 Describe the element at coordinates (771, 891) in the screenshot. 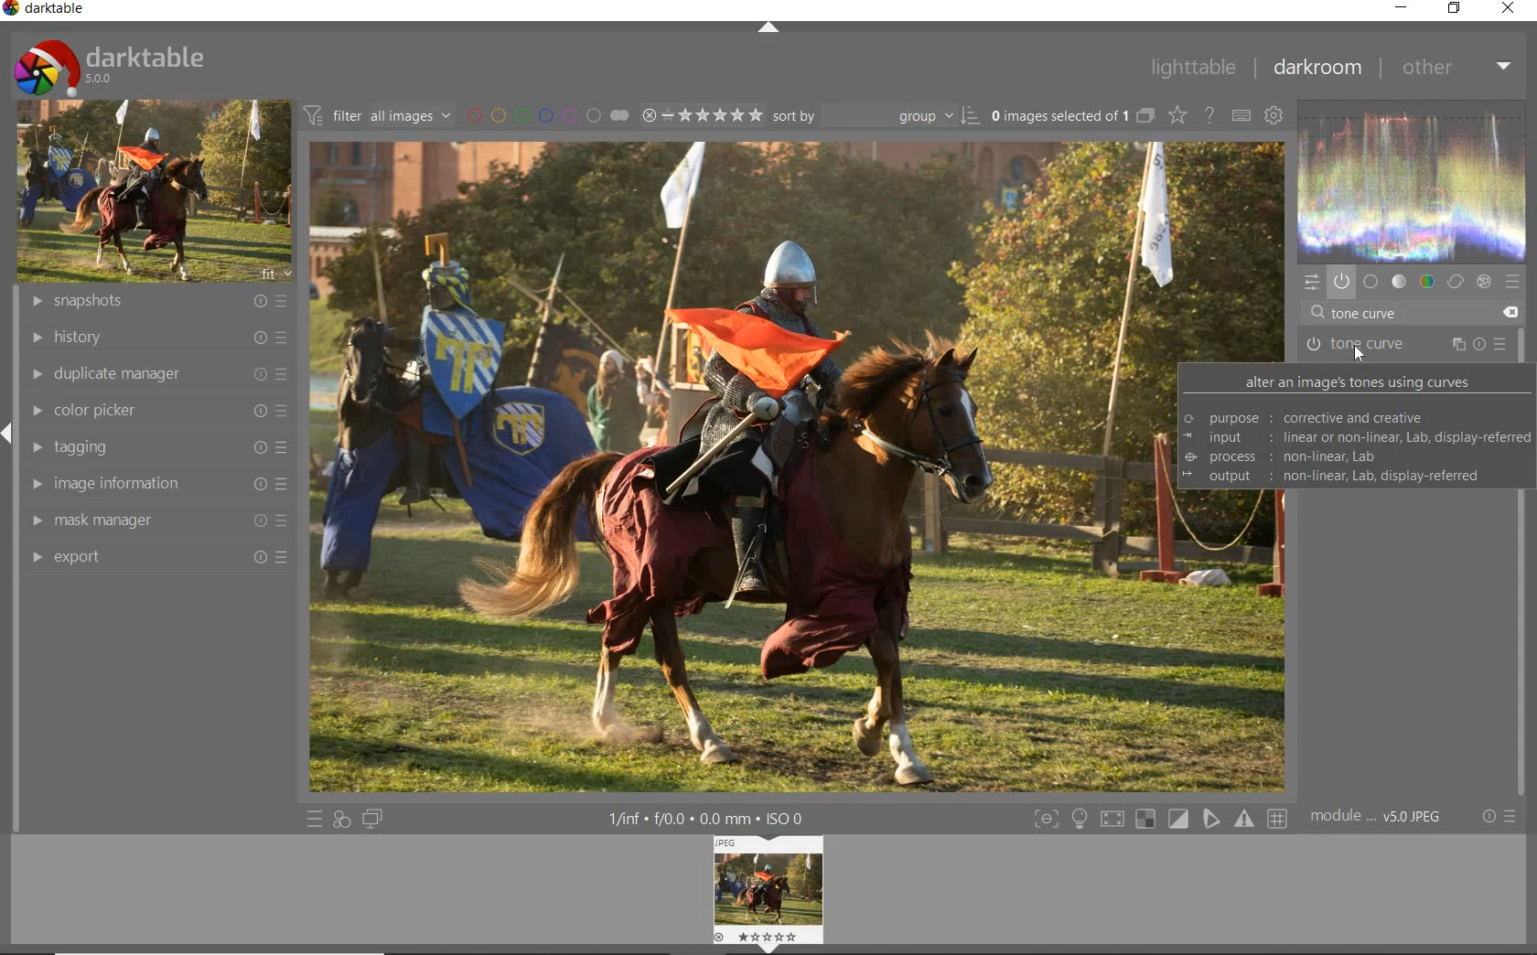

I see `Image preview` at that location.